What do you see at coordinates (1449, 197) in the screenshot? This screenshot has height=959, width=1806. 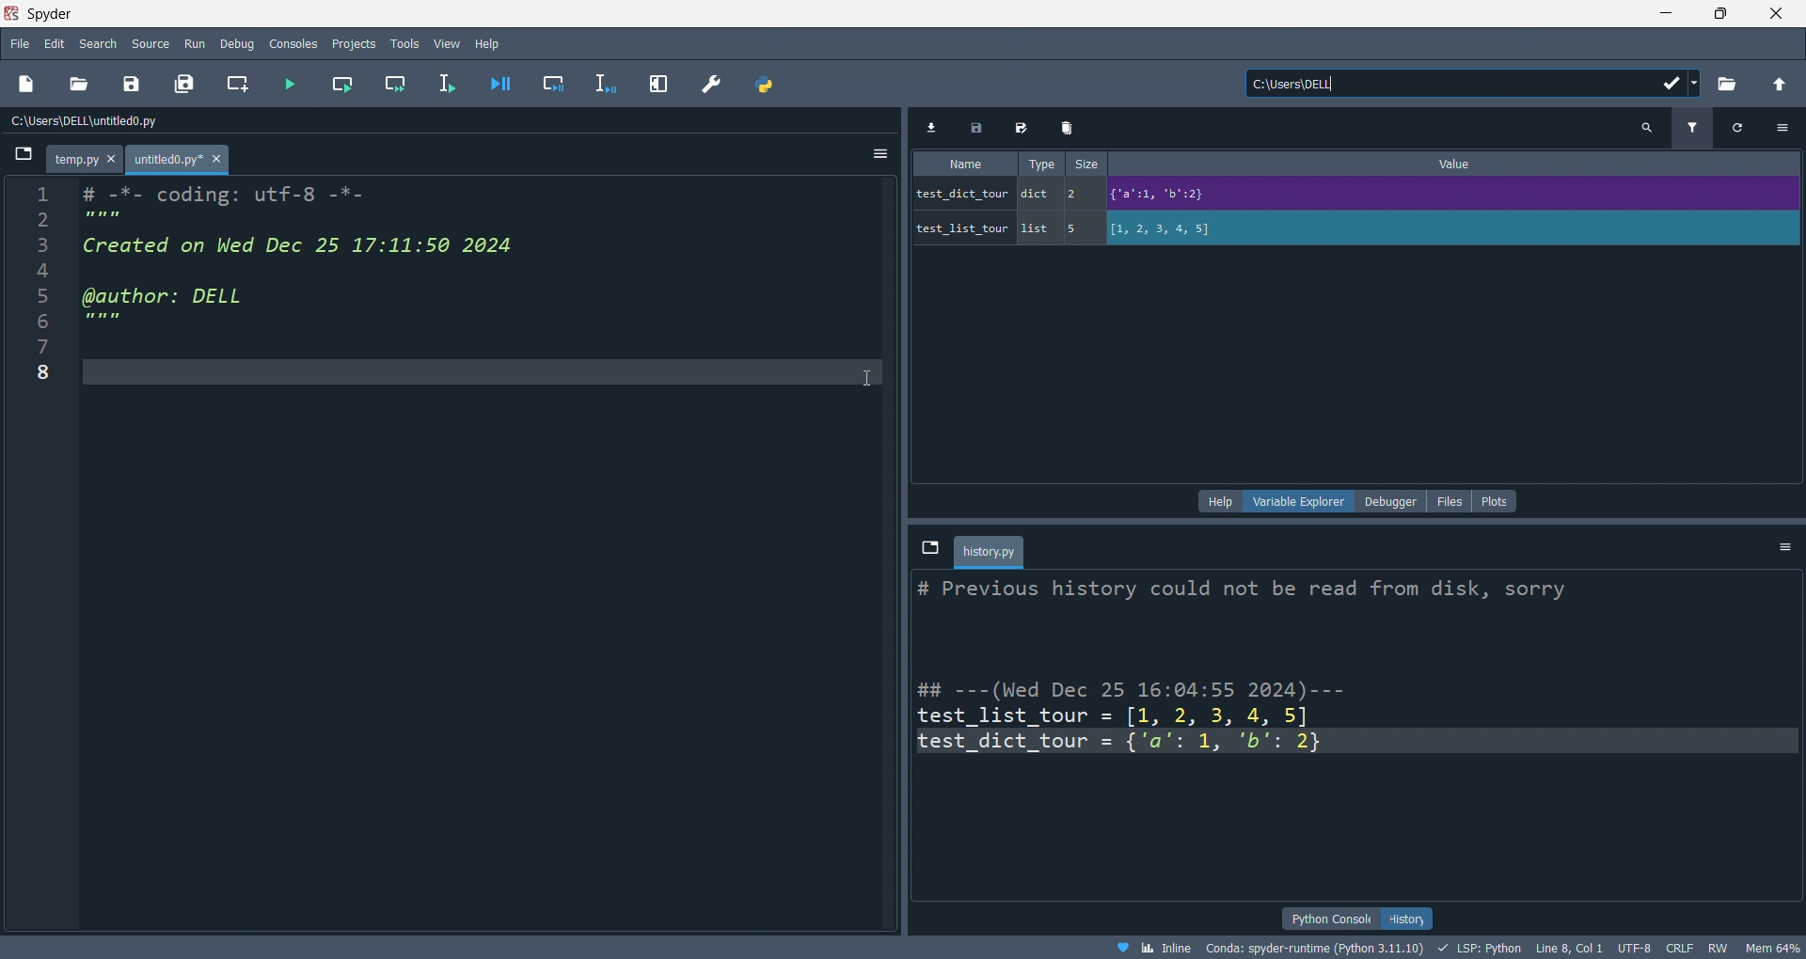 I see `variable value` at bounding box center [1449, 197].